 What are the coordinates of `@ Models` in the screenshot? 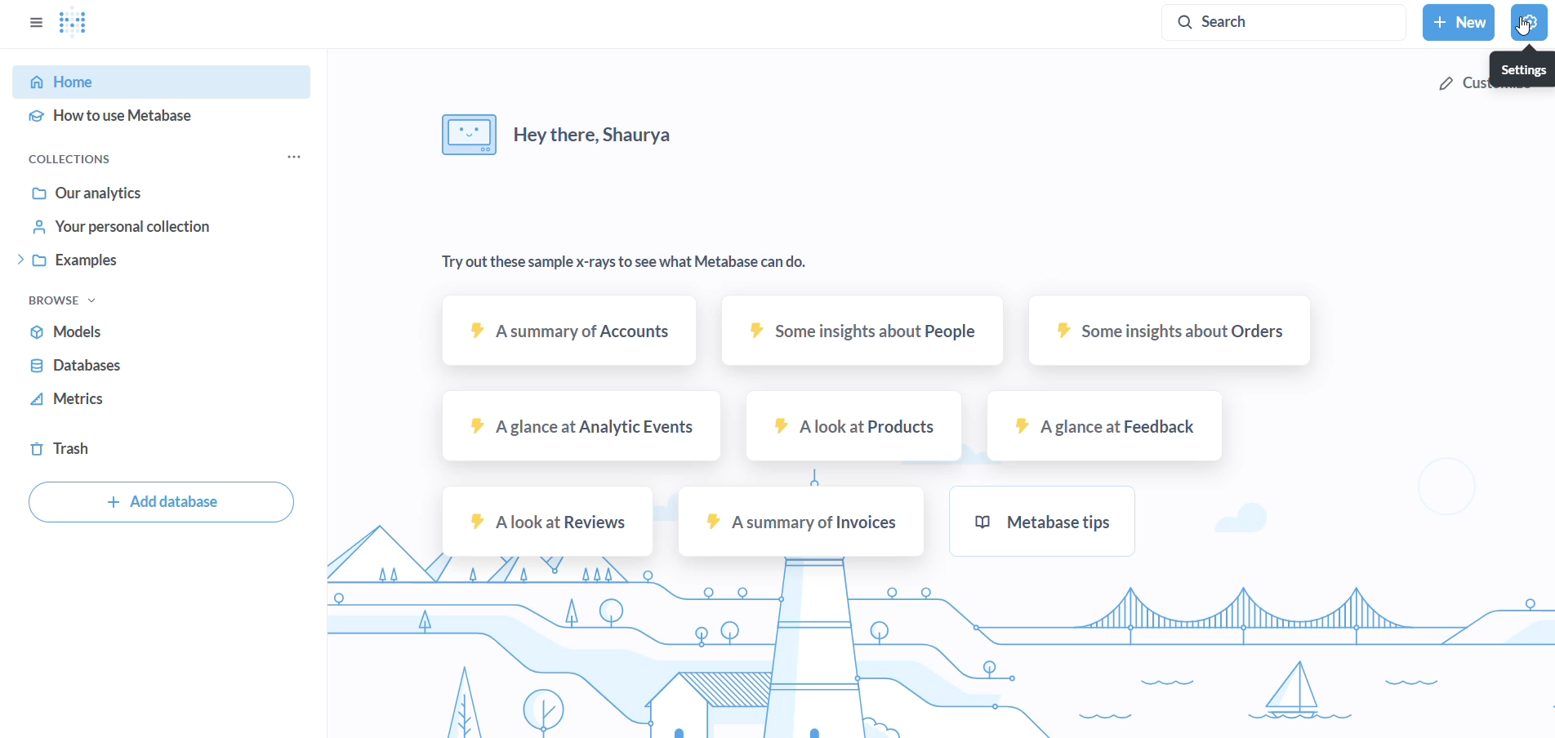 It's located at (67, 330).